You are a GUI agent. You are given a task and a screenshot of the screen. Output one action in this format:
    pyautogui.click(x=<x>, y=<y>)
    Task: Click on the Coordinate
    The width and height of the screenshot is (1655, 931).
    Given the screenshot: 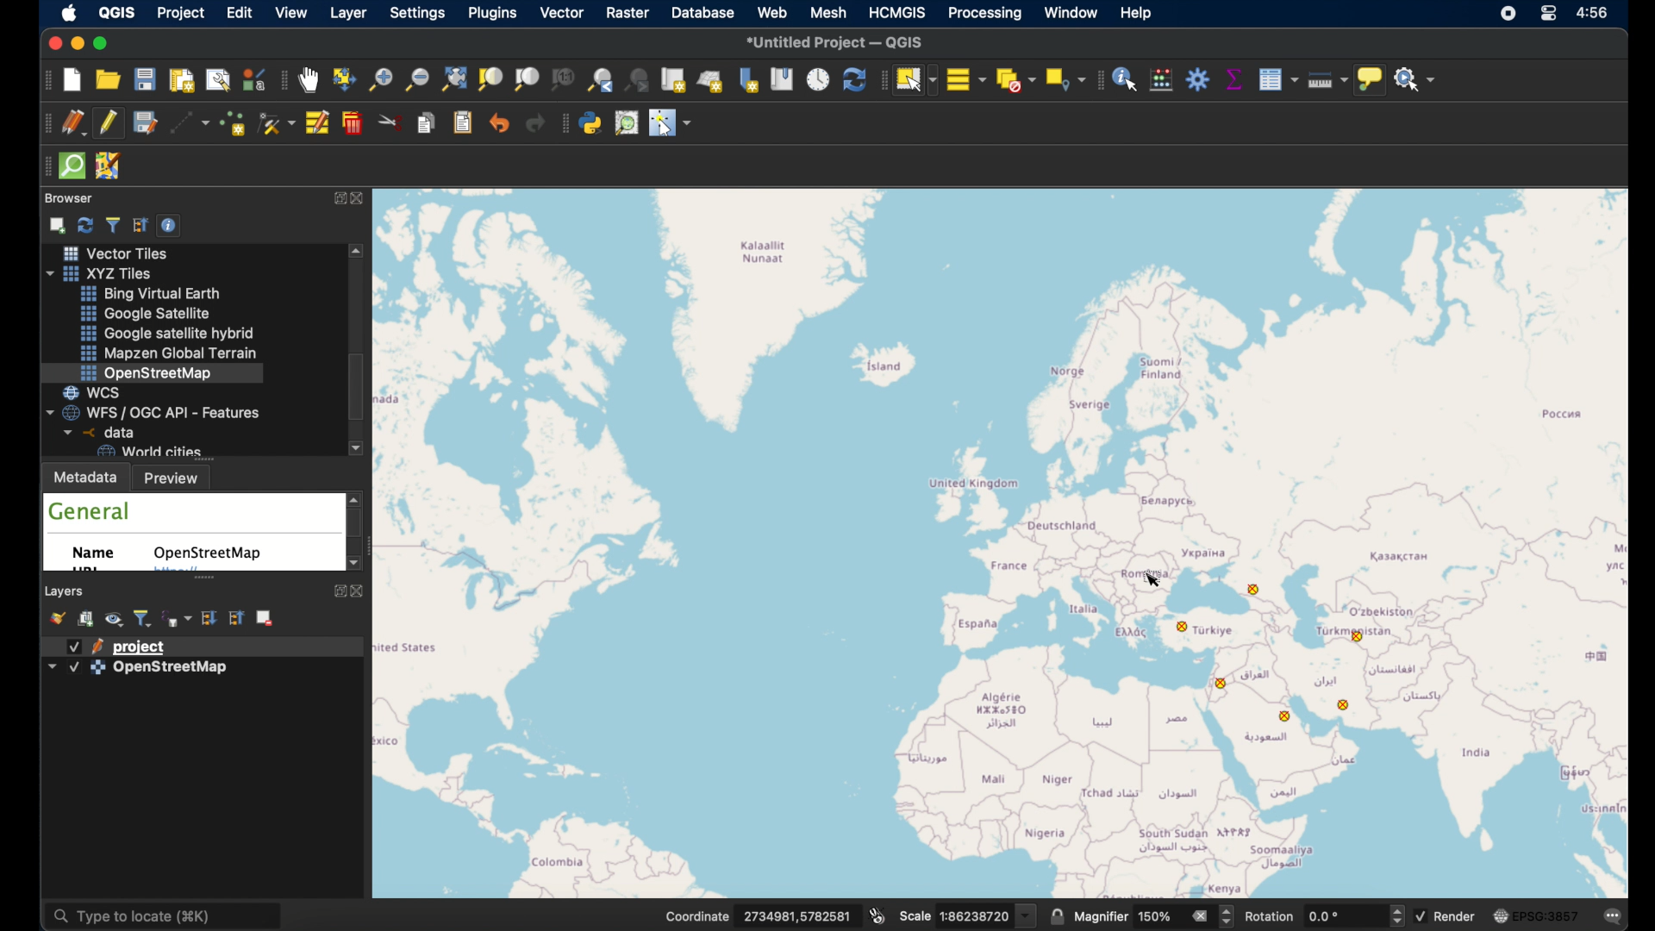 What is the action you would take?
    pyautogui.click(x=686, y=915)
    